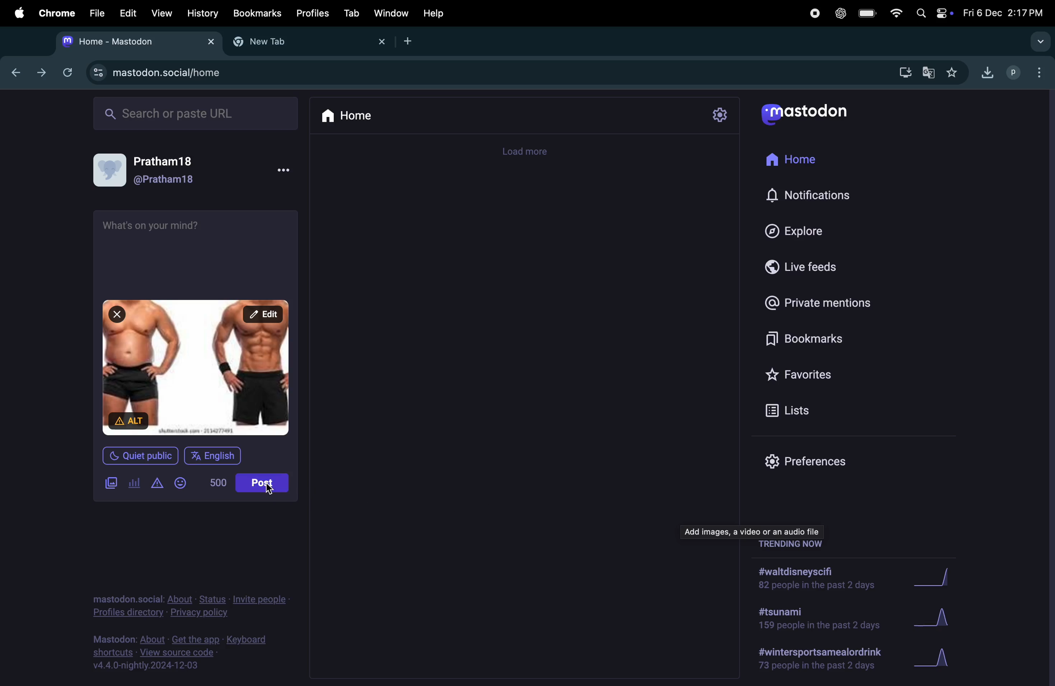 This screenshot has height=686, width=1055. Describe the element at coordinates (312, 13) in the screenshot. I see `profiles` at that location.